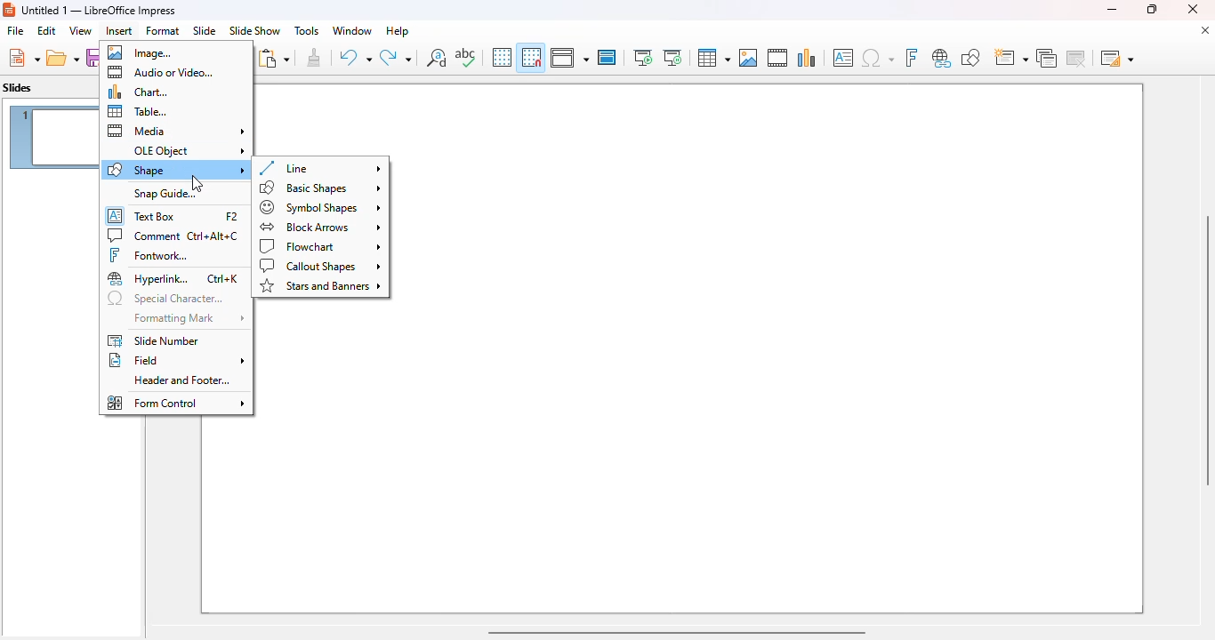 This screenshot has width=1215, height=640. Describe the element at coordinates (197, 183) in the screenshot. I see `cursor` at that location.